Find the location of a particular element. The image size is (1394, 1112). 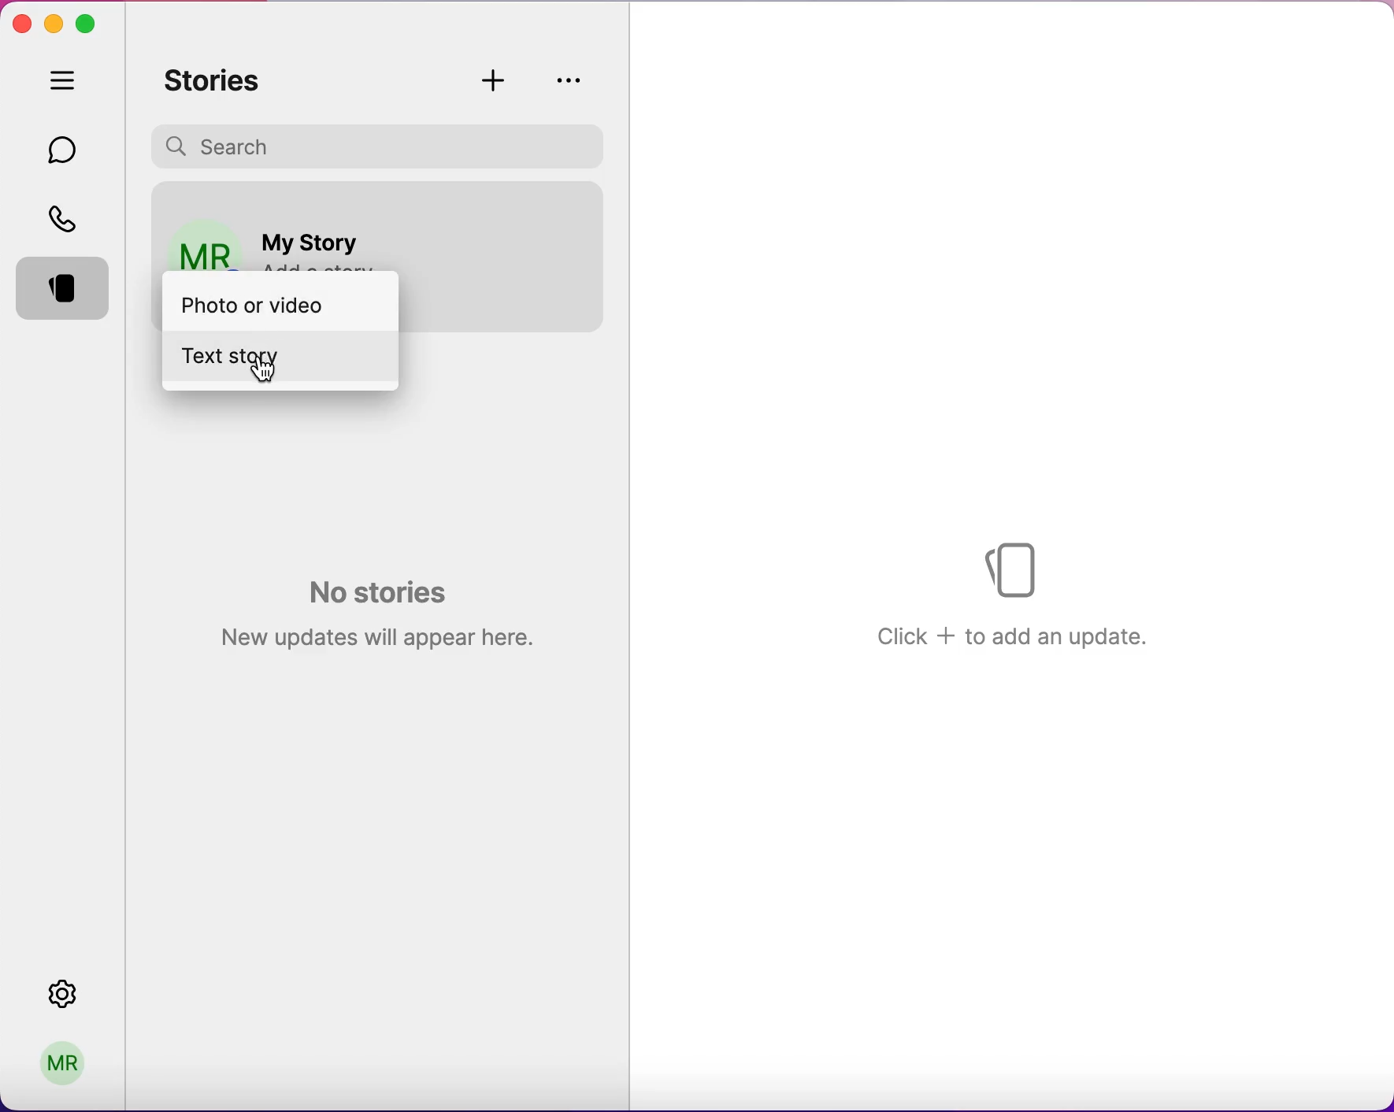

Stories logo is located at coordinates (1017, 566).